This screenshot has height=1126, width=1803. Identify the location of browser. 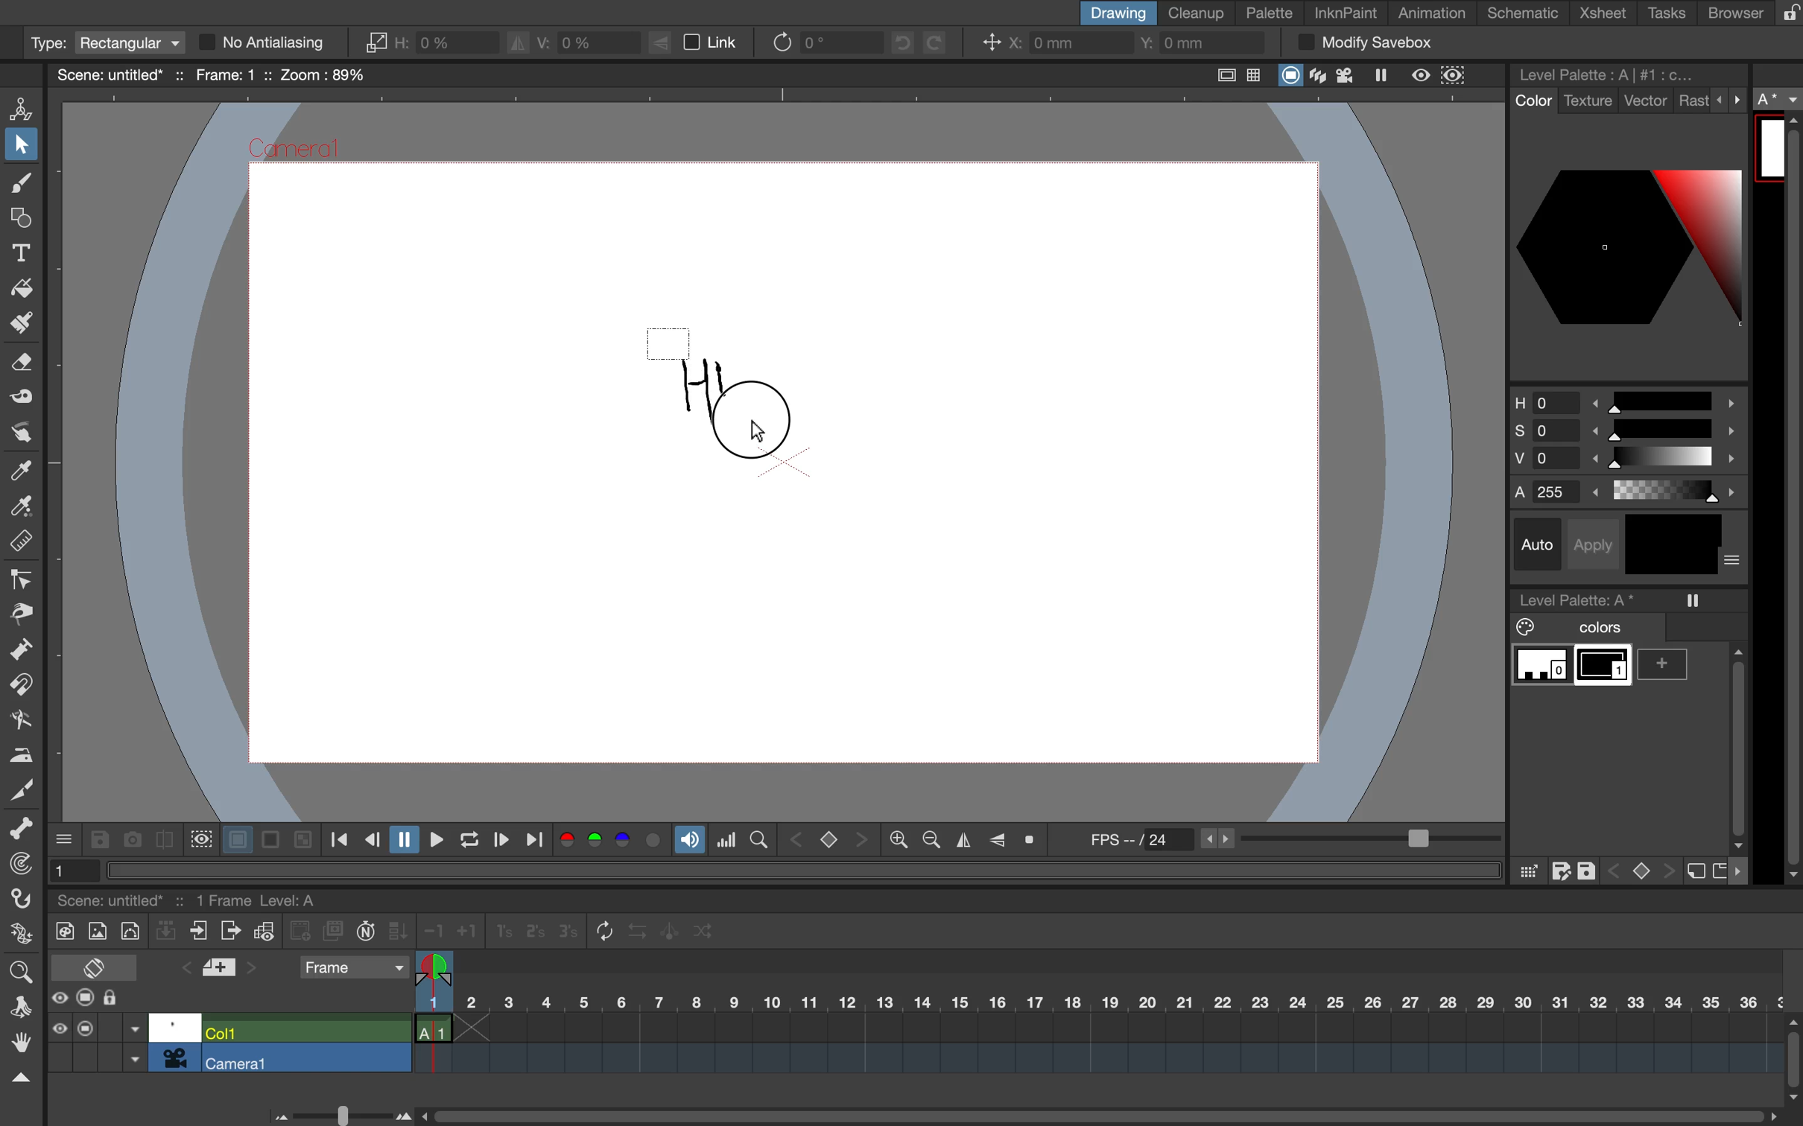
(1726, 12).